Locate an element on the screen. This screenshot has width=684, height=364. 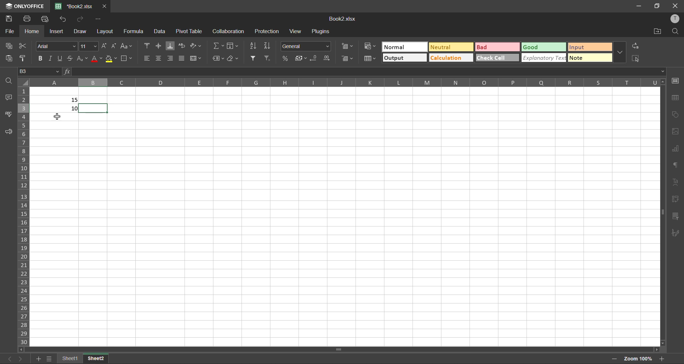
images is located at coordinates (675, 131).